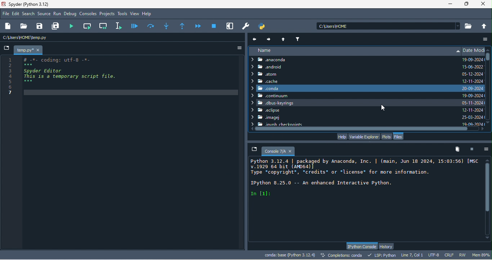  What do you see at coordinates (484, 40) in the screenshot?
I see `menu` at bounding box center [484, 40].